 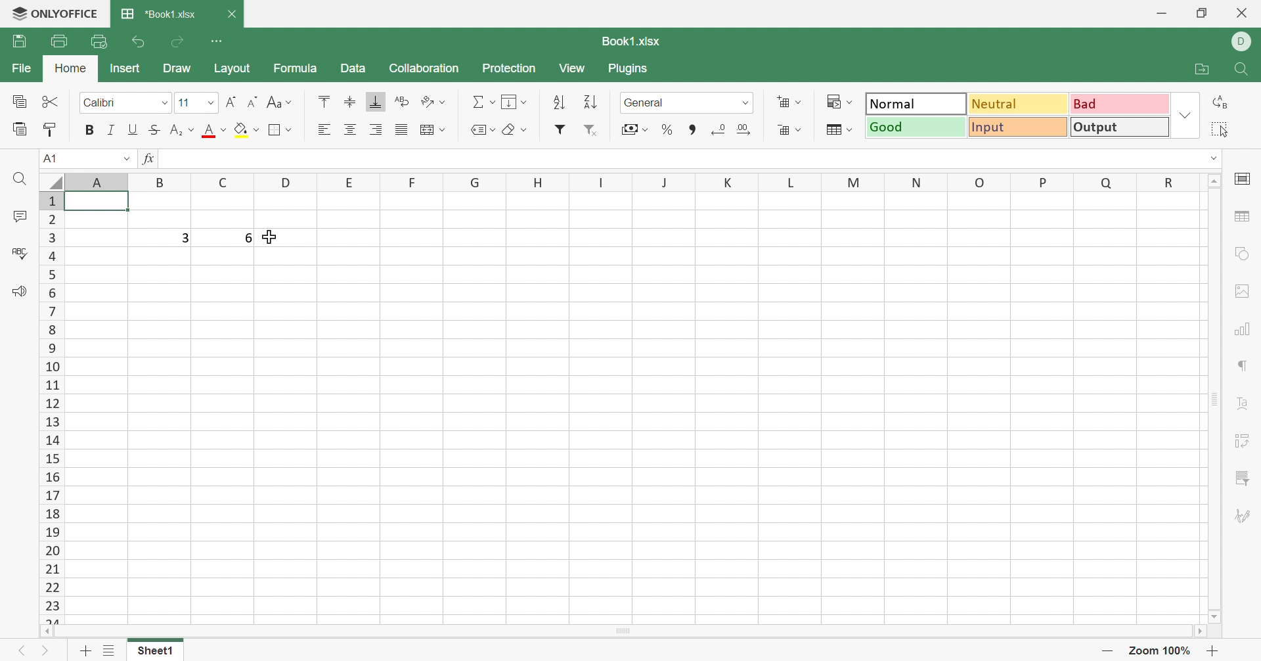 I want to click on Redo, so click(x=178, y=41).